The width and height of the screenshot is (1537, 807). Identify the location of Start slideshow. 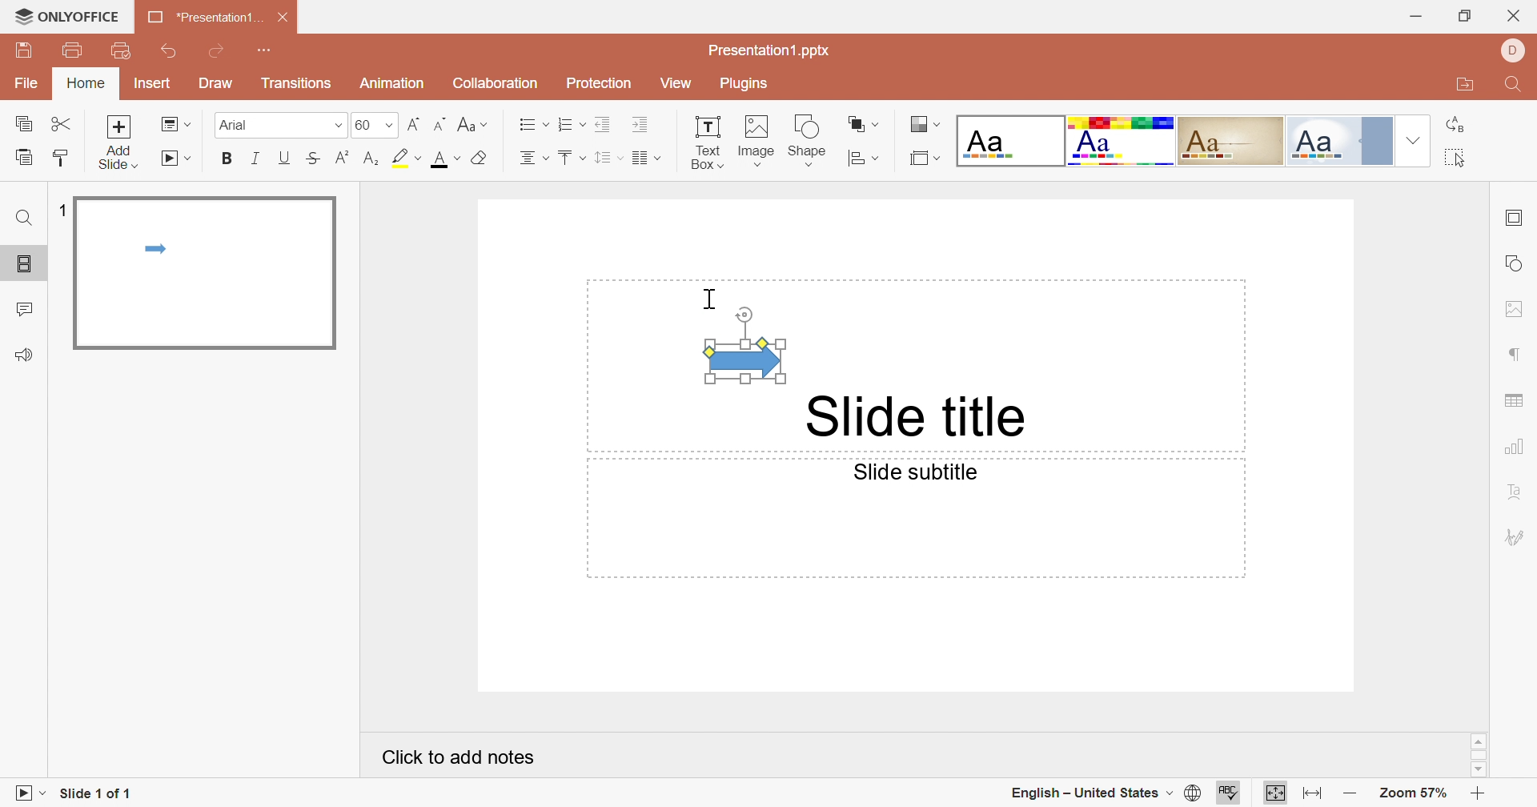
(176, 159).